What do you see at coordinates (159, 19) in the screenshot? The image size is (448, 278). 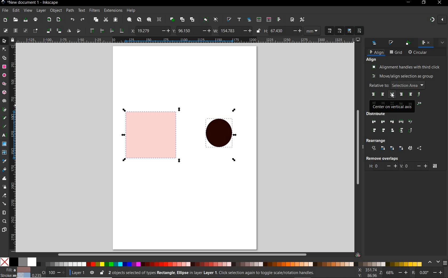 I see `zoom center page` at bounding box center [159, 19].